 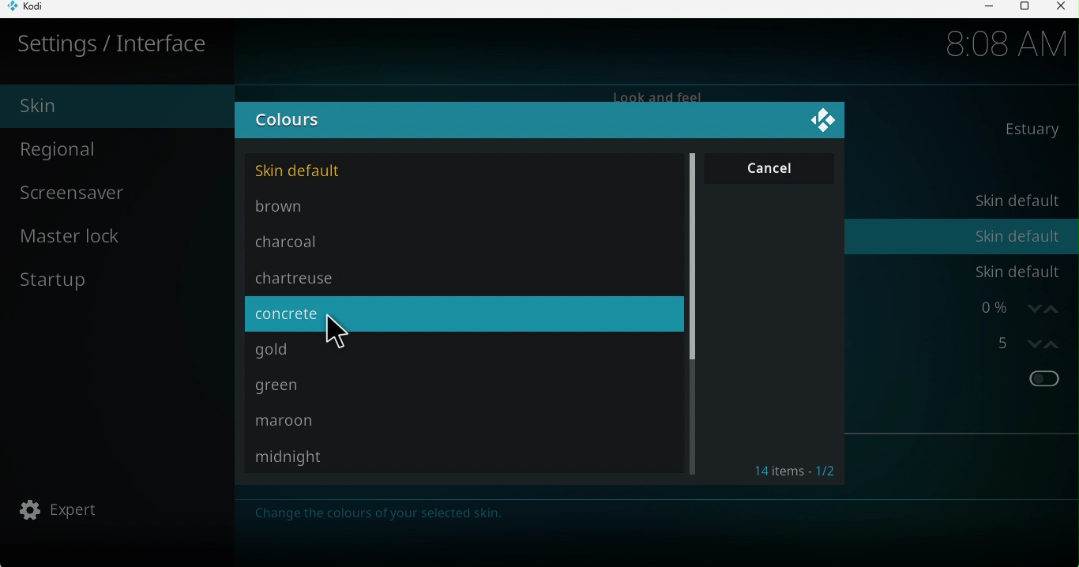 What do you see at coordinates (62, 278) in the screenshot?
I see `Start up` at bounding box center [62, 278].